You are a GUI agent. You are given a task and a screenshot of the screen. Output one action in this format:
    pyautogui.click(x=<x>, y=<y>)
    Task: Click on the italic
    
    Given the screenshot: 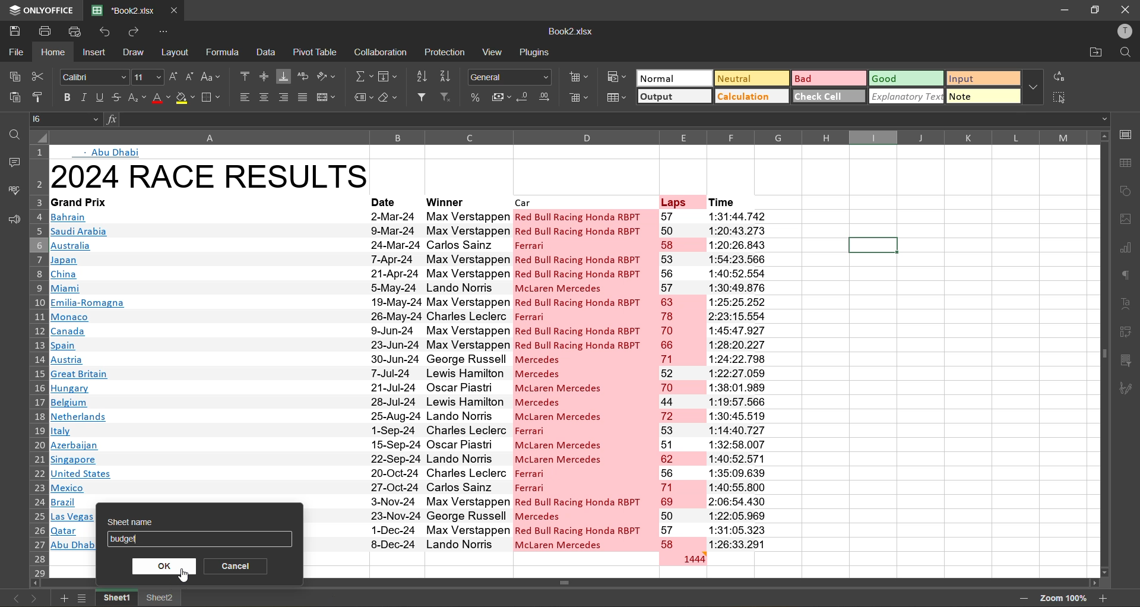 What is the action you would take?
    pyautogui.click(x=84, y=97)
    